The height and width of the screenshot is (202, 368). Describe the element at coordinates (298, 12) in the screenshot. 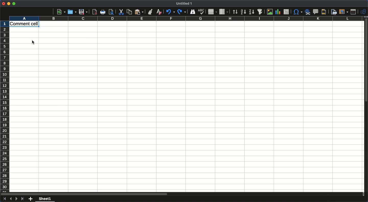

I see `Character` at that location.